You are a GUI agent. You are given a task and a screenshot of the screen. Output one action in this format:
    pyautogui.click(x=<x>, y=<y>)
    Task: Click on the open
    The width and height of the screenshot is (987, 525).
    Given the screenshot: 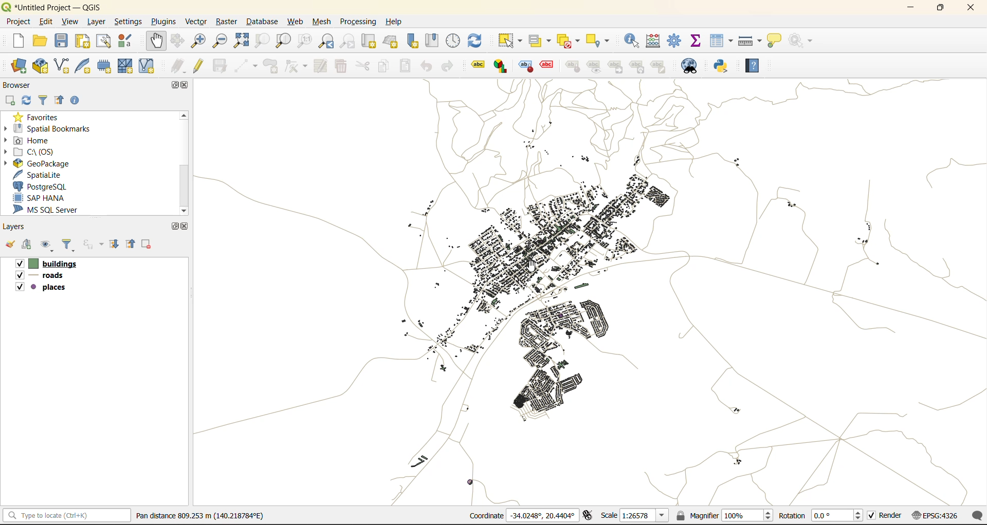 What is the action you would take?
    pyautogui.click(x=40, y=41)
    